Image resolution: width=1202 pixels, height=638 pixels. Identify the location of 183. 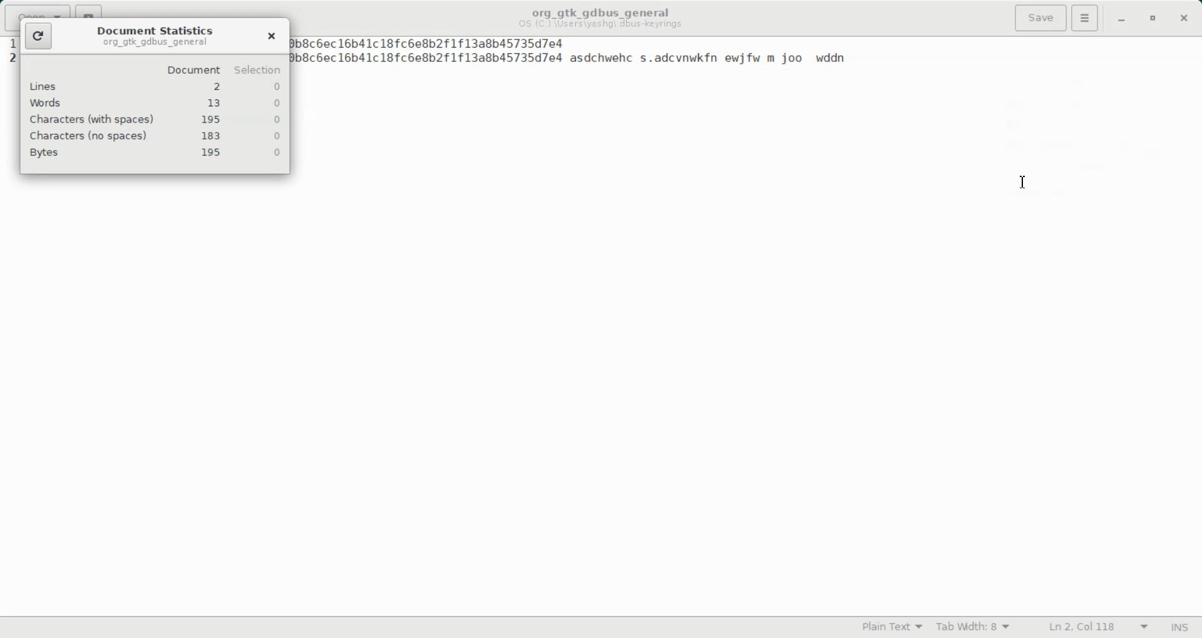
(210, 136).